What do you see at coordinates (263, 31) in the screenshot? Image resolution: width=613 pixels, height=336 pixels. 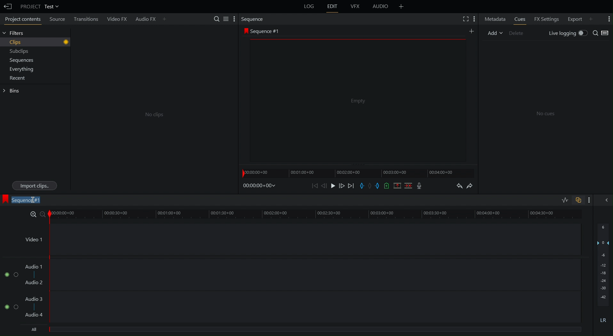 I see `Sequence 1` at bounding box center [263, 31].